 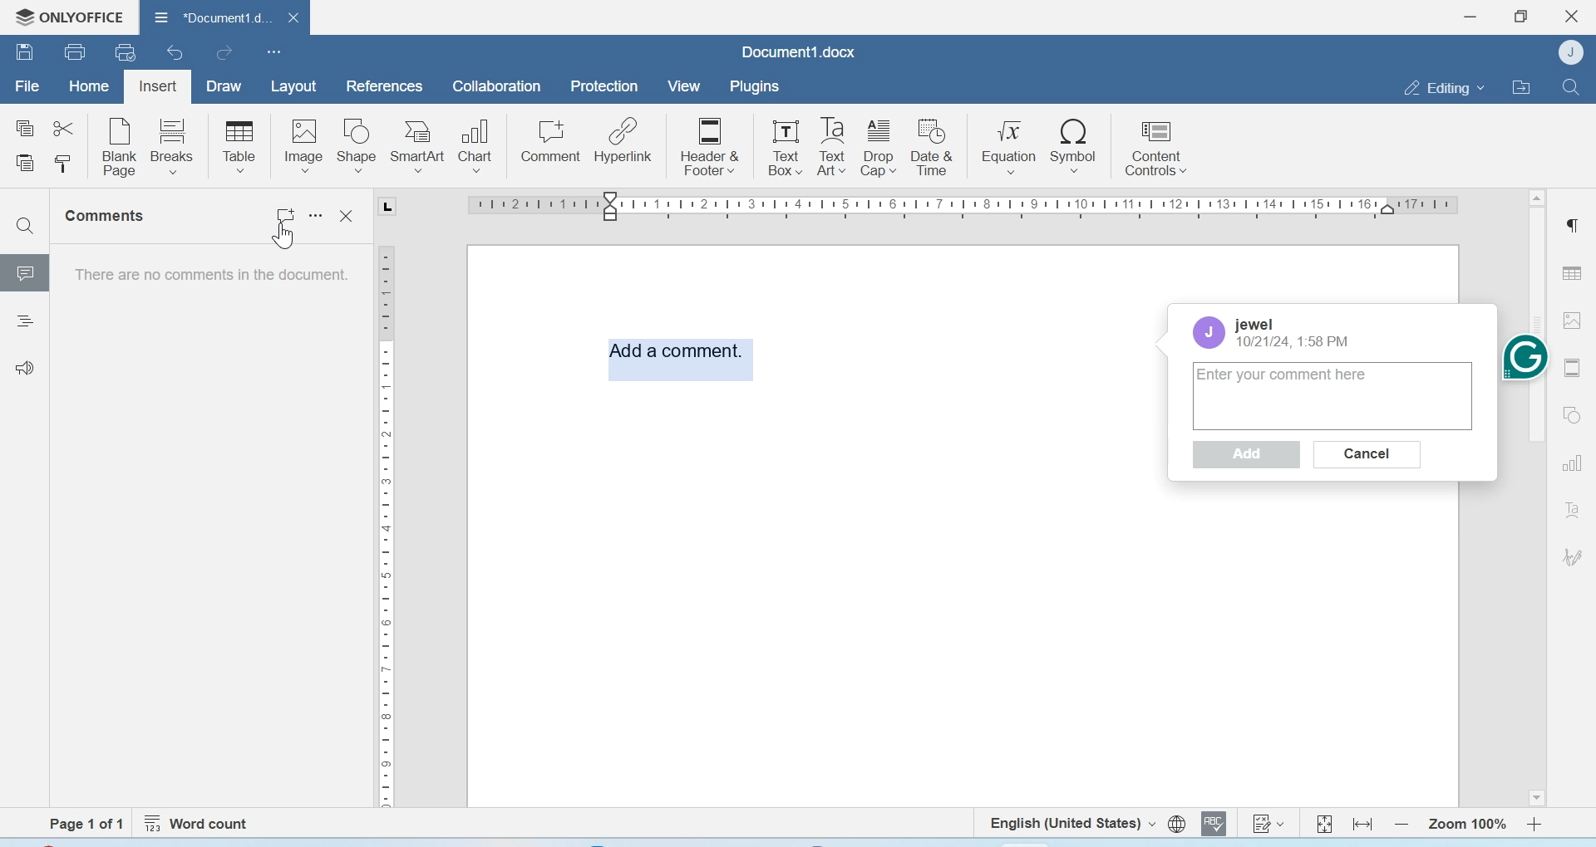 I want to click on jewel, so click(x=1256, y=322).